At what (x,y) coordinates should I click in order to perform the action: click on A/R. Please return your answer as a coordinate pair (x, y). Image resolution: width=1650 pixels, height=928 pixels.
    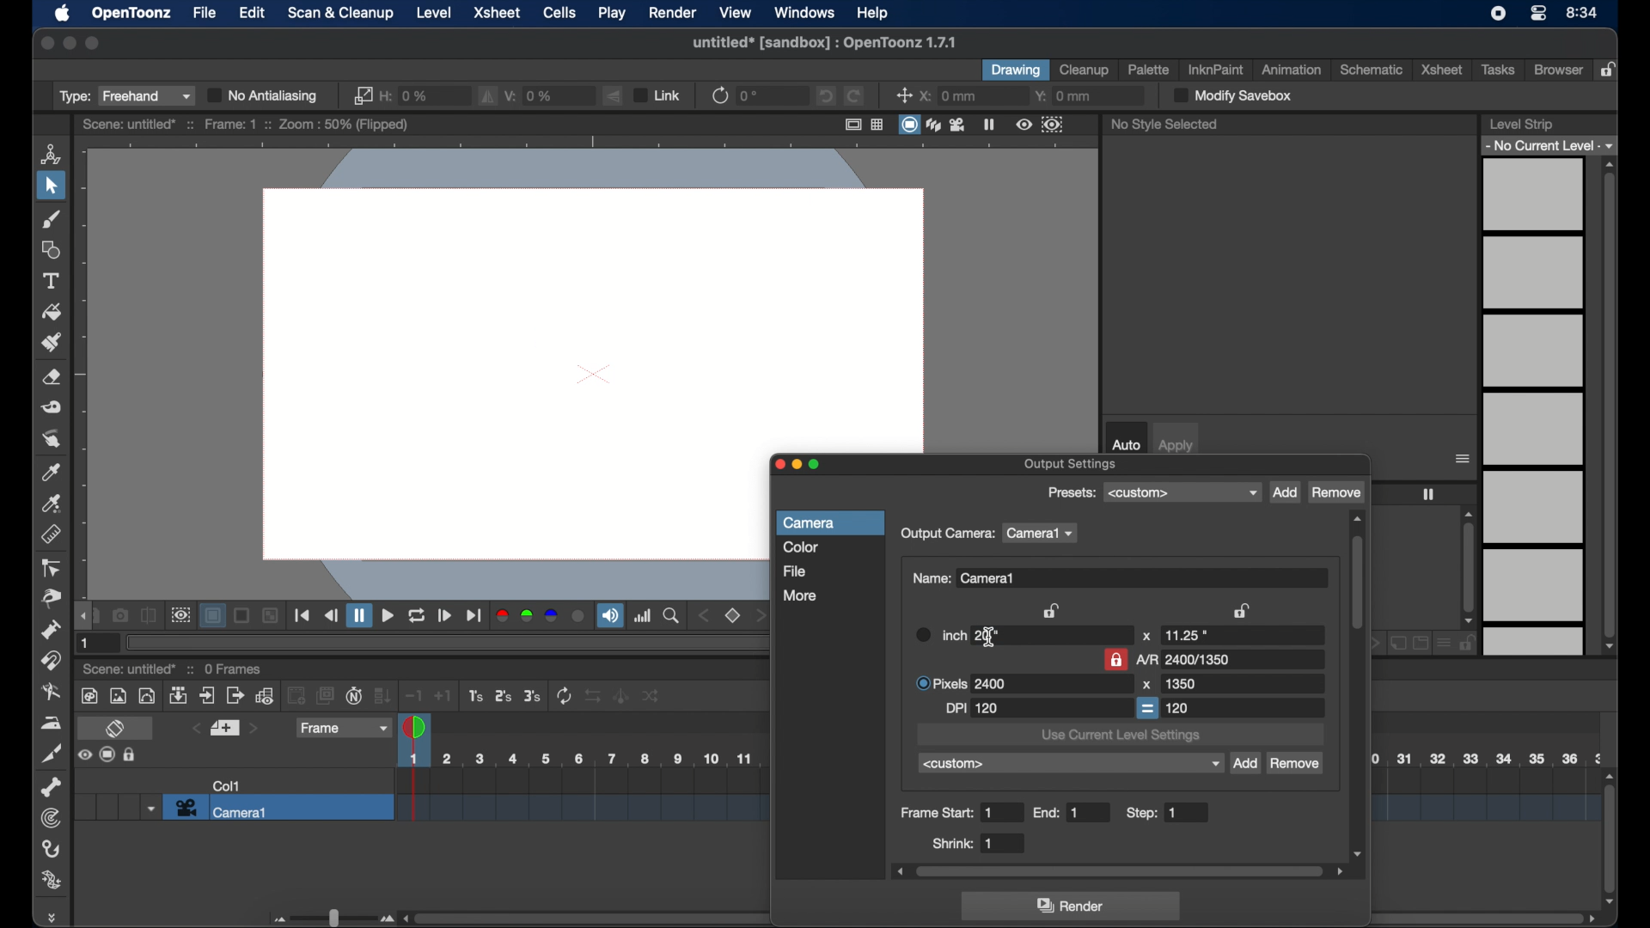
    Looking at the image, I should click on (1186, 659).